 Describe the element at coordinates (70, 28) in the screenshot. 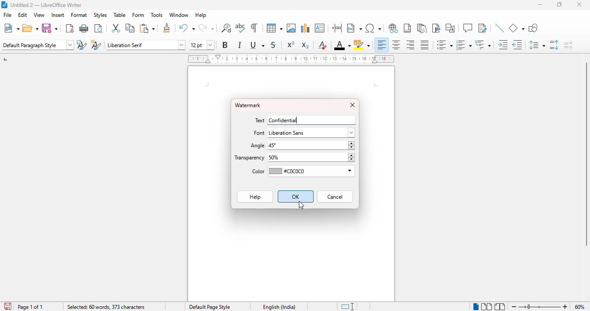

I see `export directly as PDF` at that location.